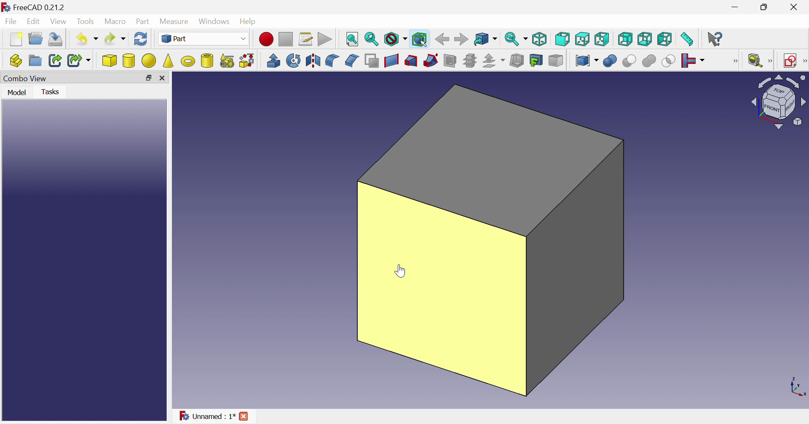  What do you see at coordinates (110, 61) in the screenshot?
I see `Cube` at bounding box center [110, 61].